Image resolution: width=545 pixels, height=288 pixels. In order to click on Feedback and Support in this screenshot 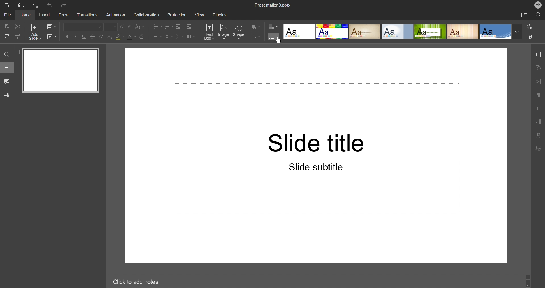, I will do `click(7, 95)`.